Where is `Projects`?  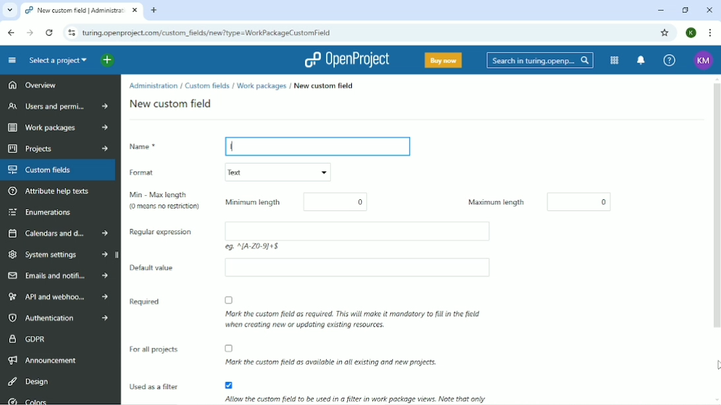 Projects is located at coordinates (56, 148).